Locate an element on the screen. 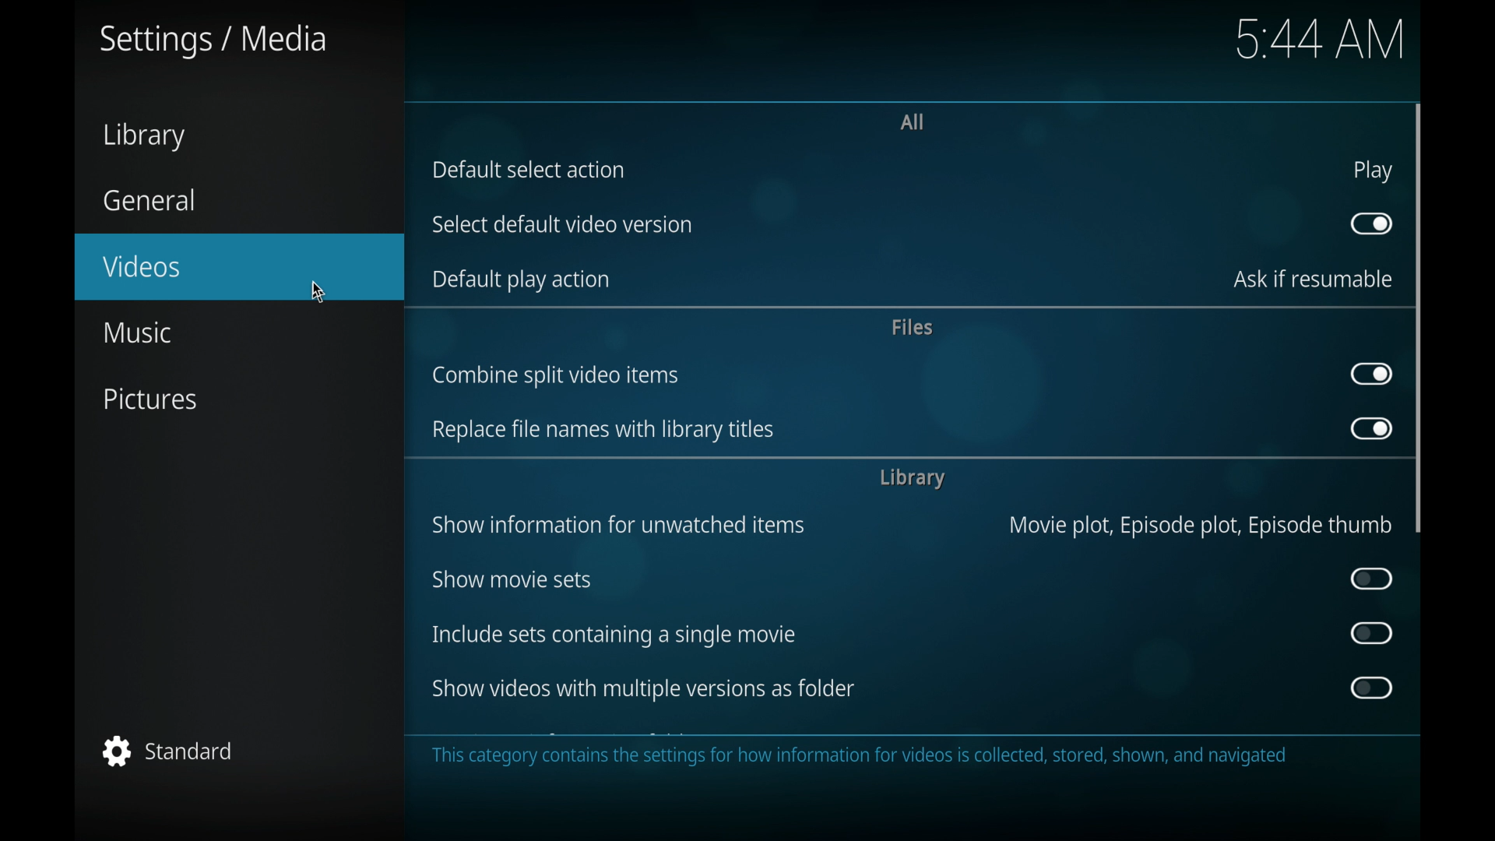  music is located at coordinates (137, 333).